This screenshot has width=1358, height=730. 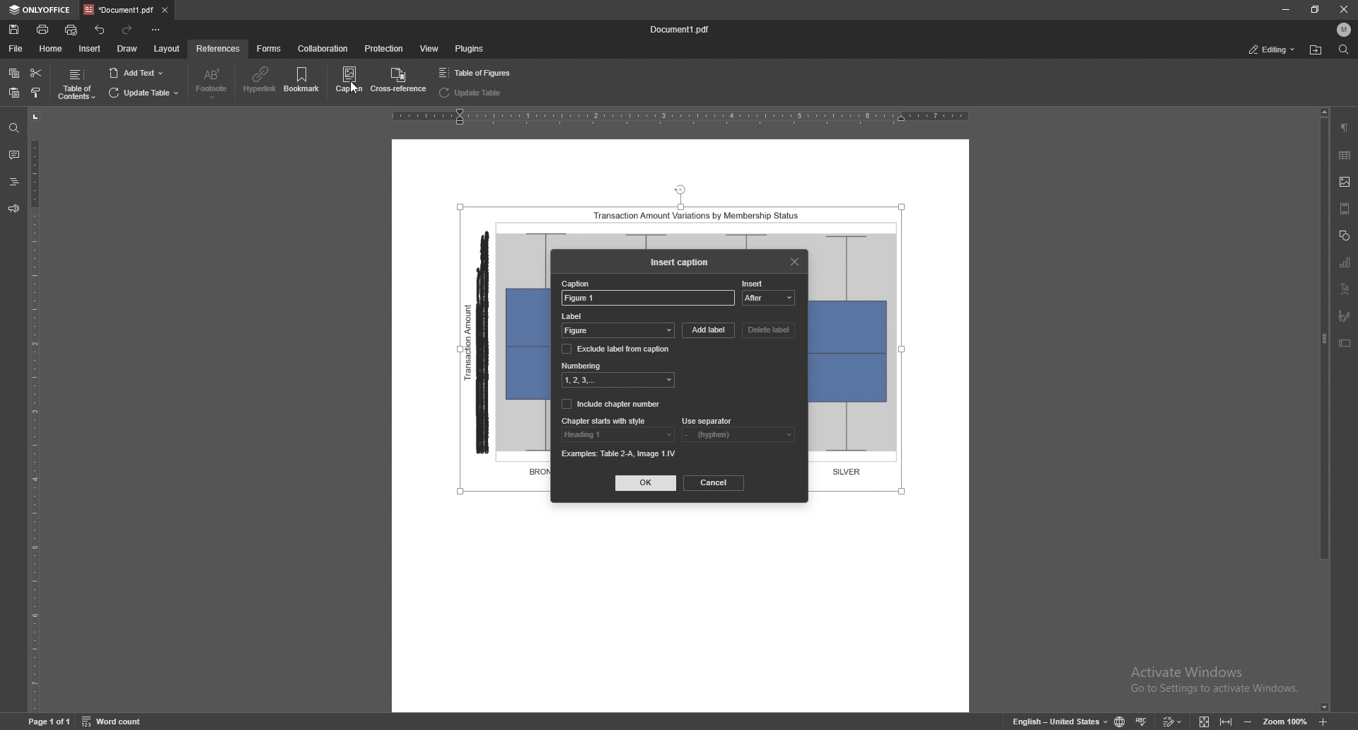 I want to click on resize, so click(x=1313, y=9).